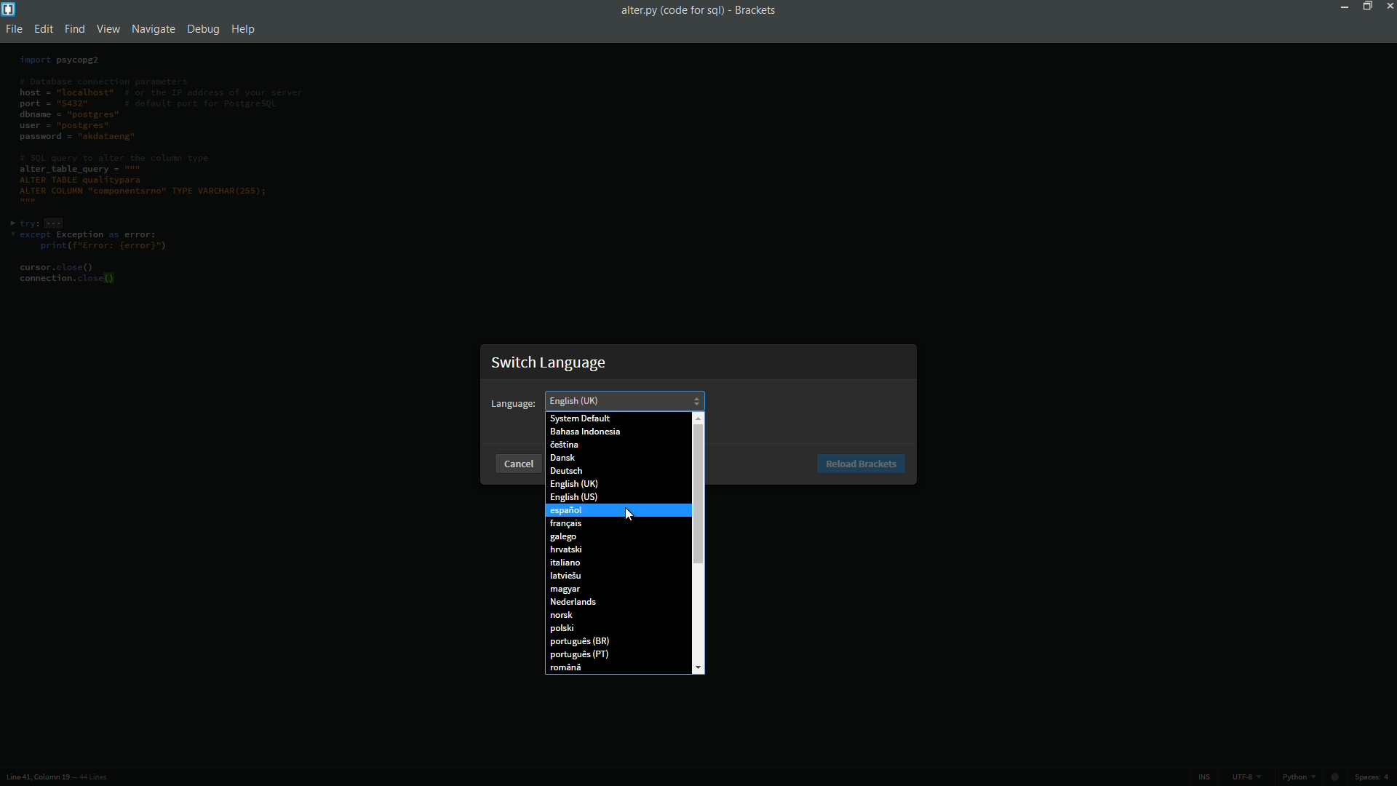 The height and width of the screenshot is (786, 1397). What do you see at coordinates (1337, 777) in the screenshot?
I see `circle` at bounding box center [1337, 777].